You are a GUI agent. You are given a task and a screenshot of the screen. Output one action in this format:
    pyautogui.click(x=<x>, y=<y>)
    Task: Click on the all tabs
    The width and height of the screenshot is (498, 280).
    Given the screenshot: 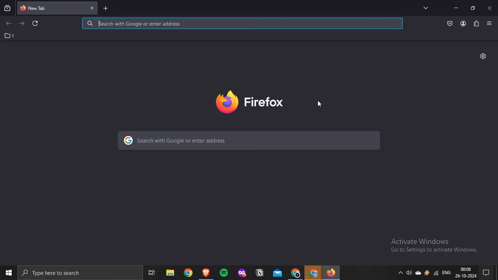 What is the action you would take?
    pyautogui.click(x=426, y=8)
    